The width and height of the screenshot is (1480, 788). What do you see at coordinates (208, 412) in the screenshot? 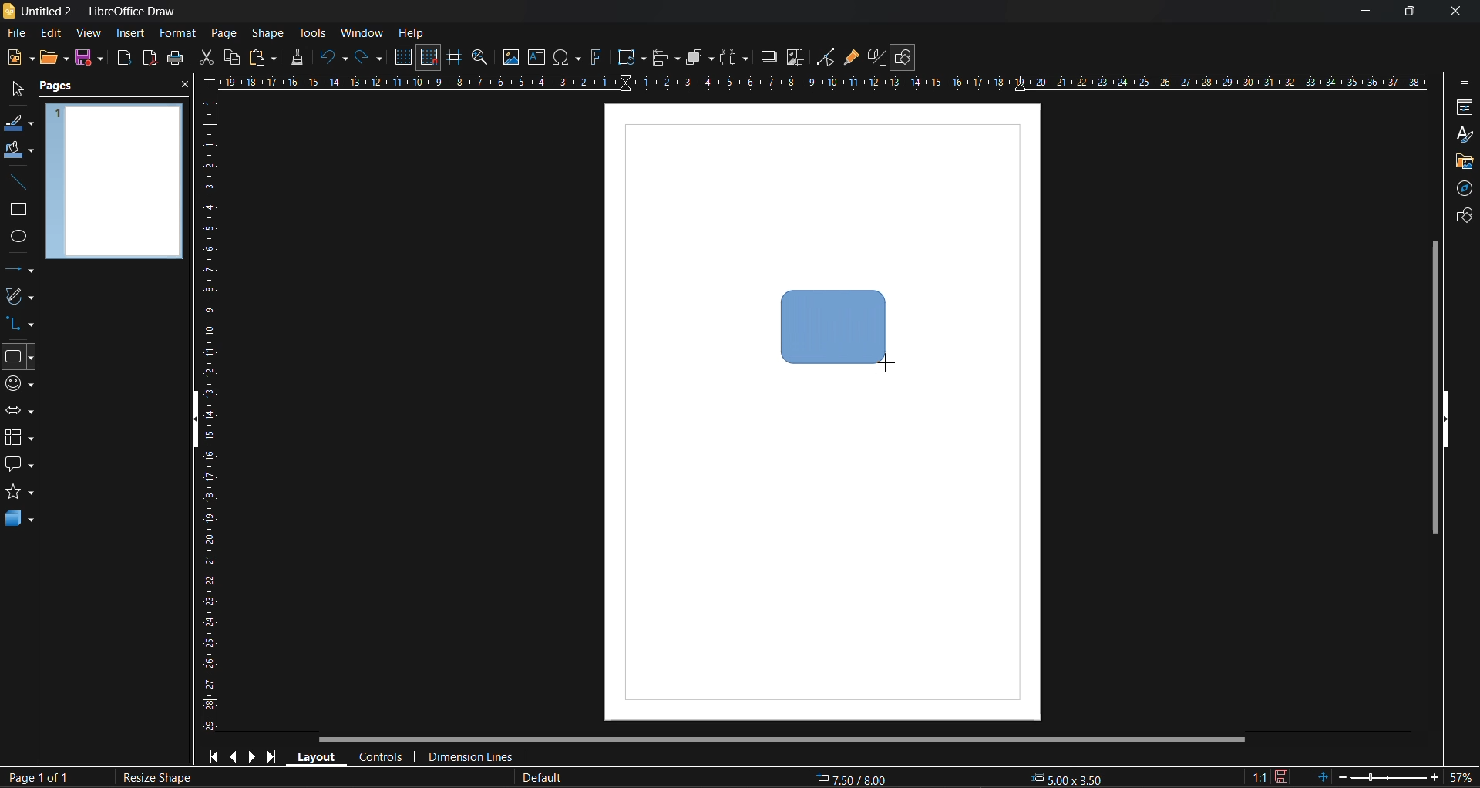
I see `vertical scale` at bounding box center [208, 412].